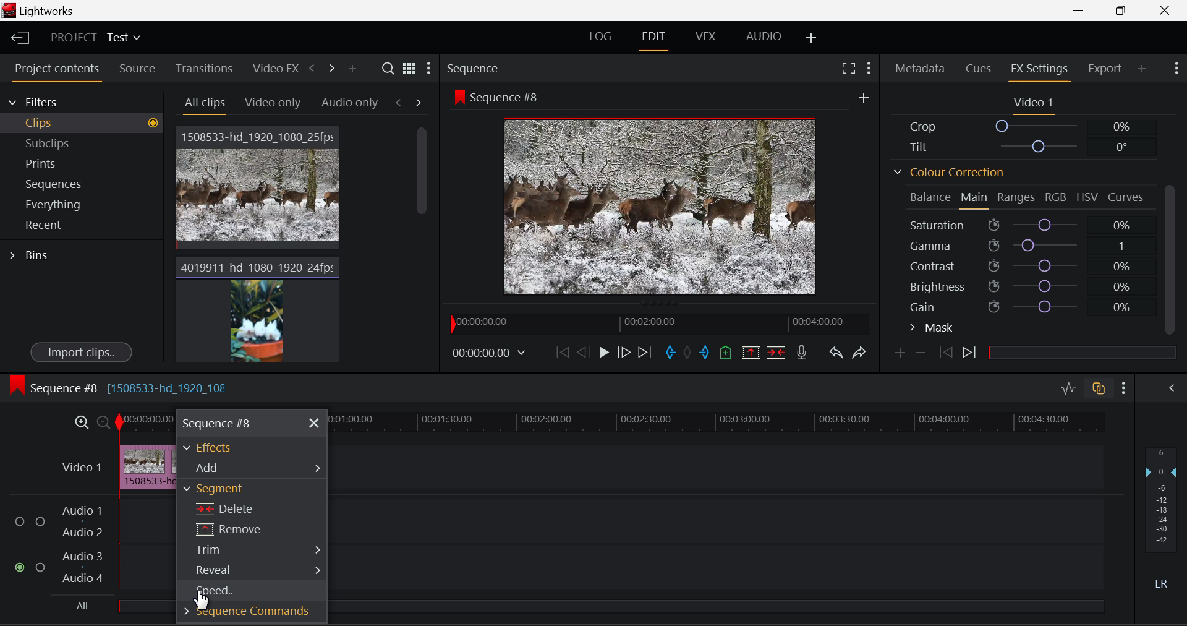 This screenshot has height=626, width=1187. I want to click on To End, so click(645, 354).